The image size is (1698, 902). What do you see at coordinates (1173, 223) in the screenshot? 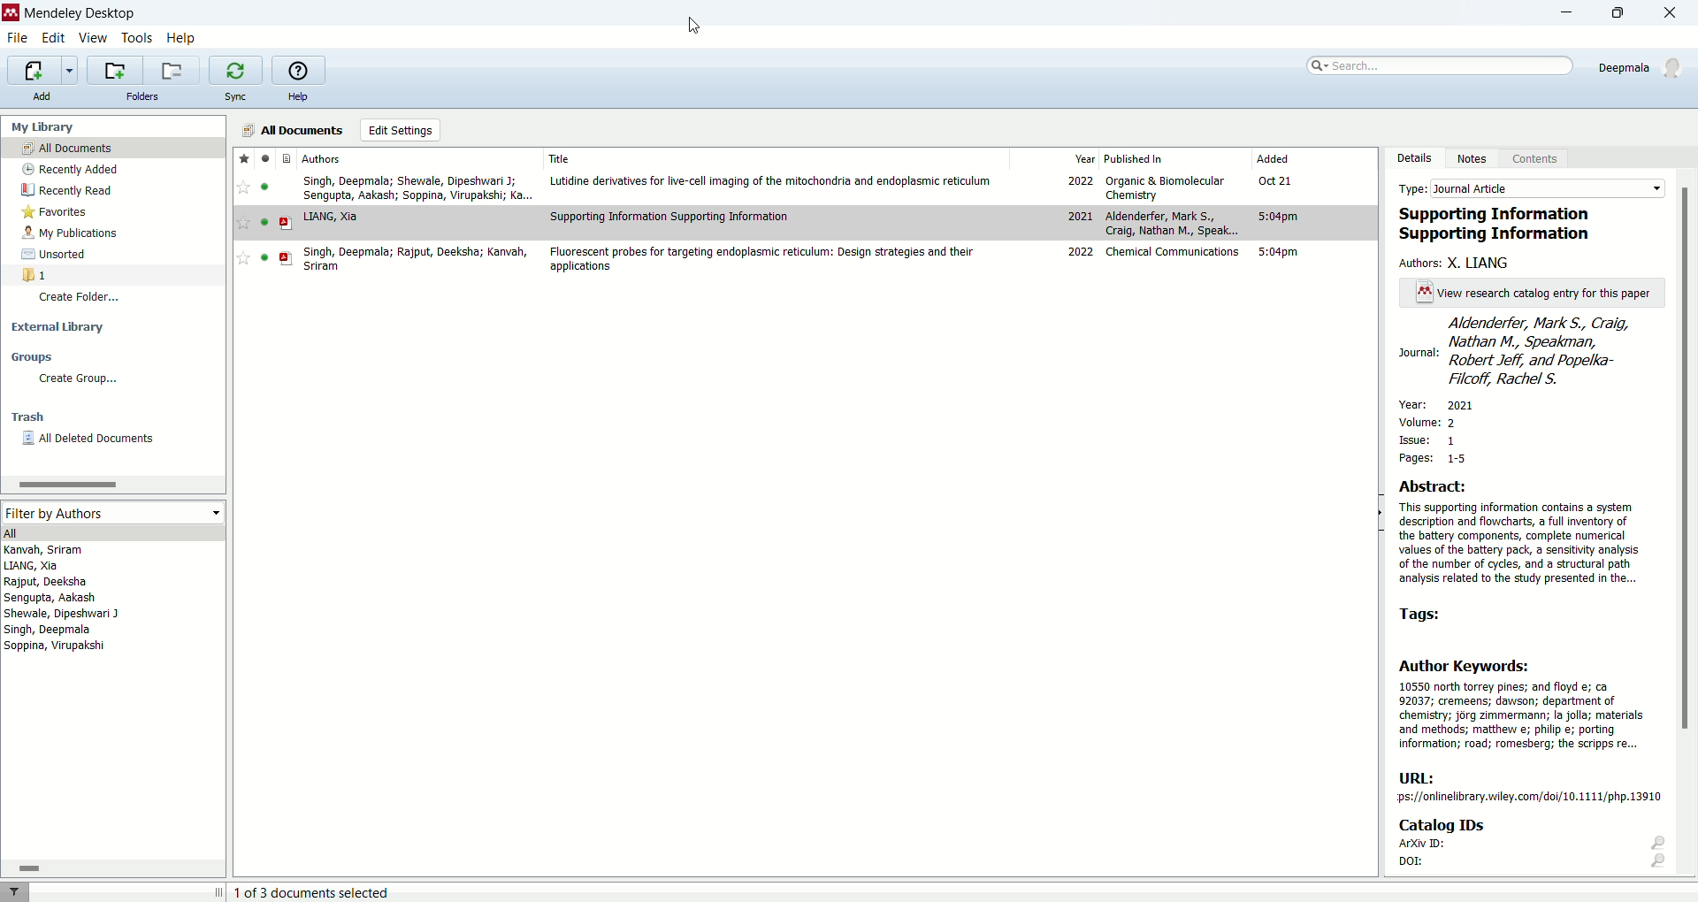
I see `Aldenderfer, Mark S.,
Craig, Nathan M., Speak...` at bounding box center [1173, 223].